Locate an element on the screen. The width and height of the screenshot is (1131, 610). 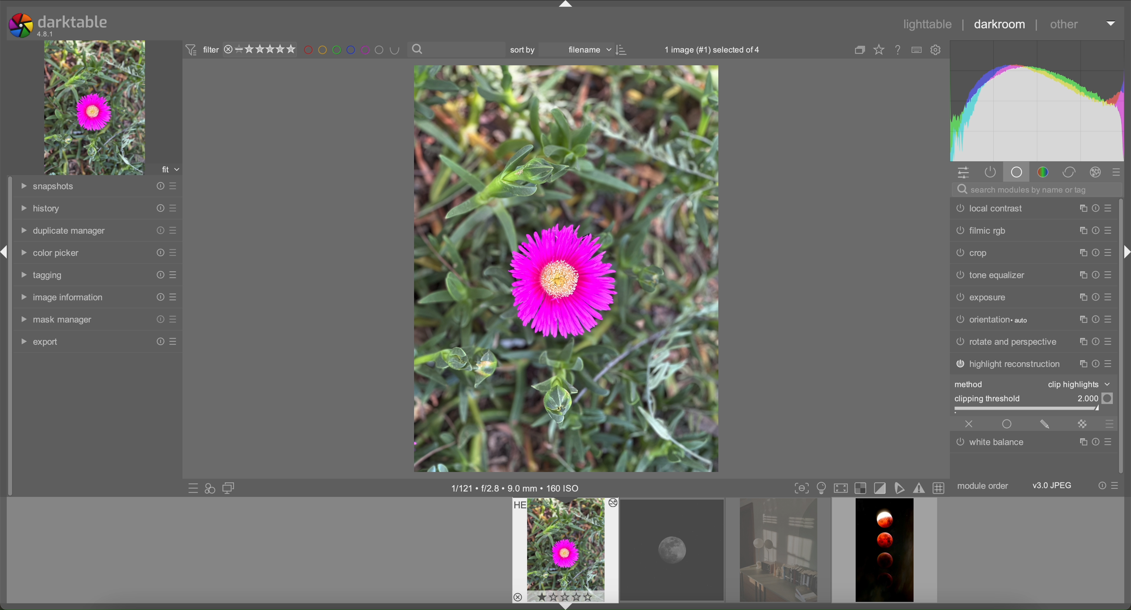
tagging tab is located at coordinates (44, 275).